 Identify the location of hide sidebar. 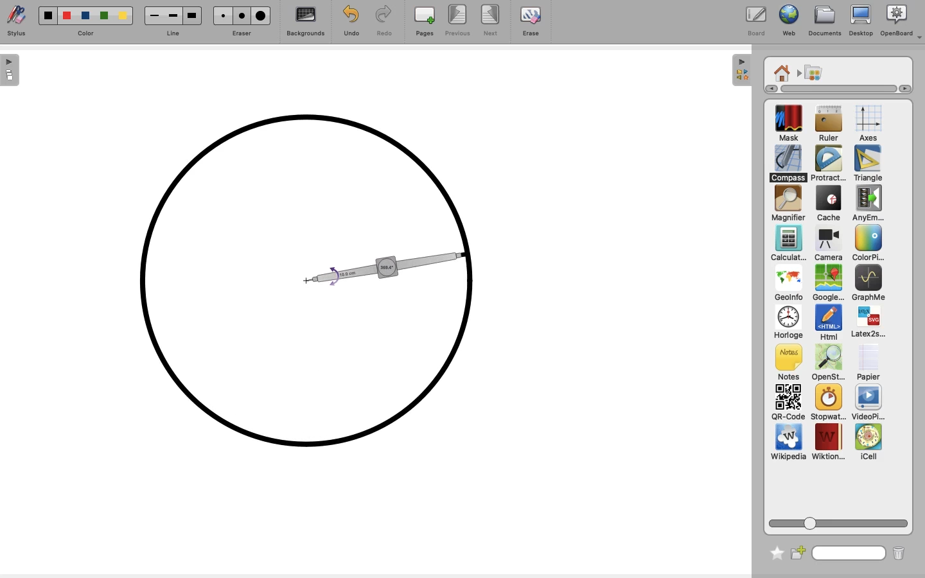
(740, 70).